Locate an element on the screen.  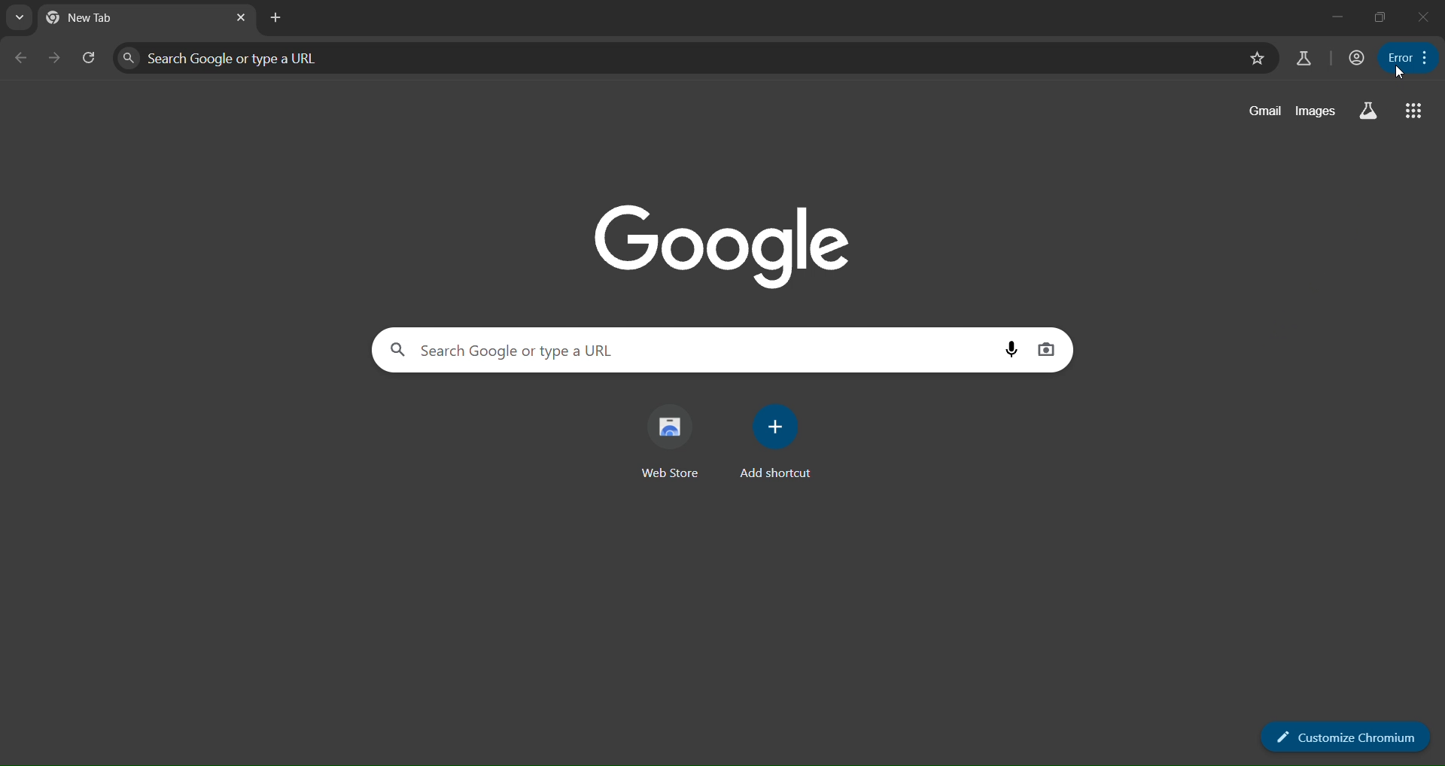
search labs is located at coordinates (1367, 110).